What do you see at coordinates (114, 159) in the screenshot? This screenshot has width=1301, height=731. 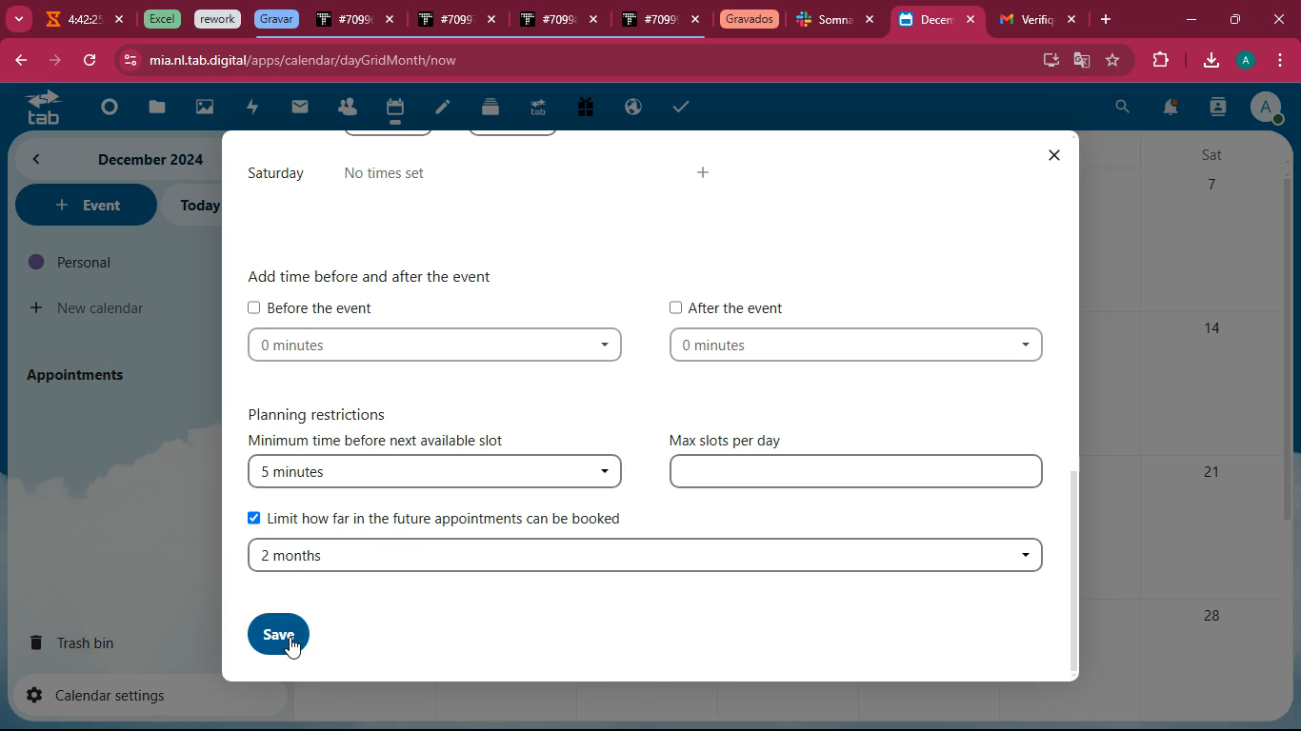 I see `month` at bounding box center [114, 159].